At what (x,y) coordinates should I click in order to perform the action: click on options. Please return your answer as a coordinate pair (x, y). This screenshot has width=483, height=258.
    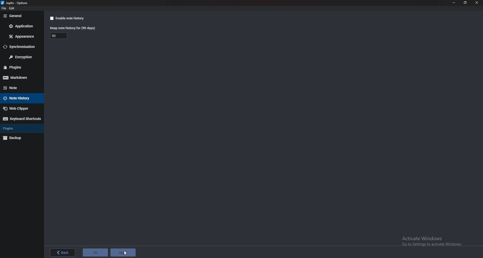
    Looking at the image, I should click on (15, 3).